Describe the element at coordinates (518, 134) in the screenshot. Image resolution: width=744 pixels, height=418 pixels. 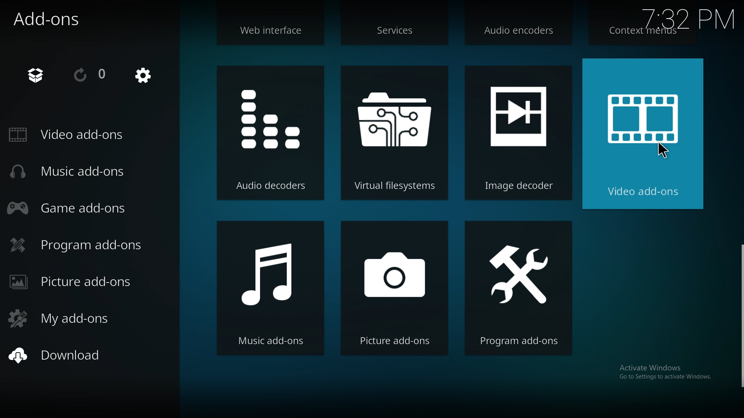
I see `image decoders` at that location.